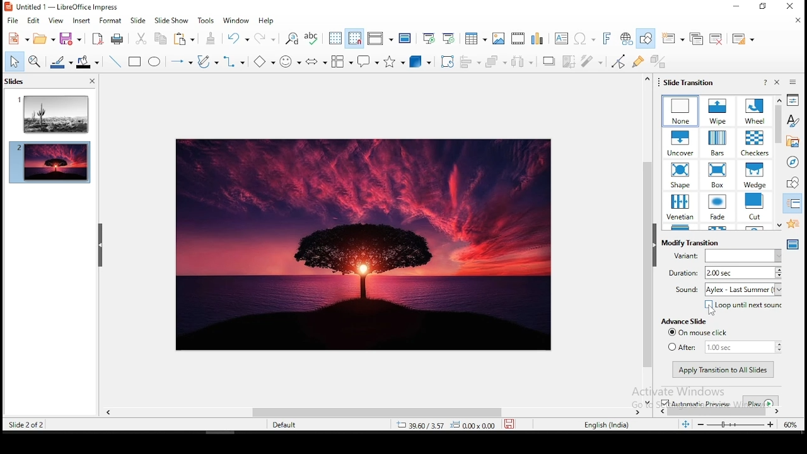 The width and height of the screenshot is (807, 454). I want to click on crop image, so click(569, 61).